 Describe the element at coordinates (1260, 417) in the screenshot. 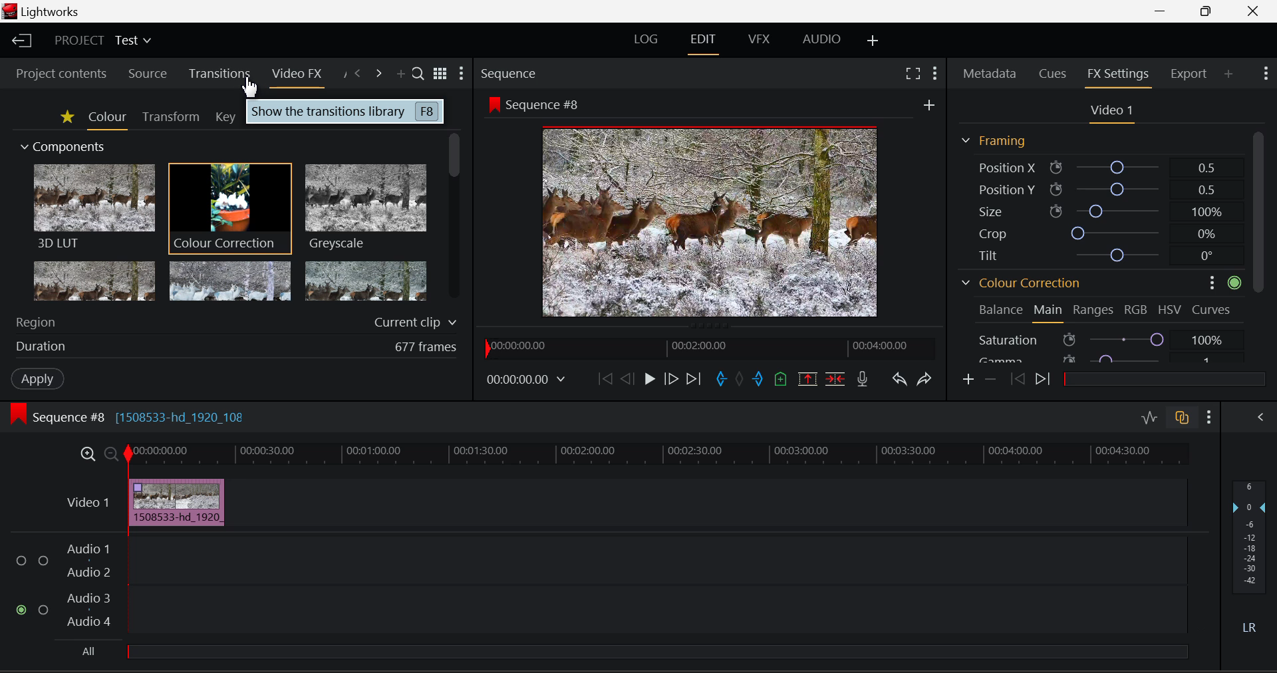

I see `Show Audio Mix` at that location.